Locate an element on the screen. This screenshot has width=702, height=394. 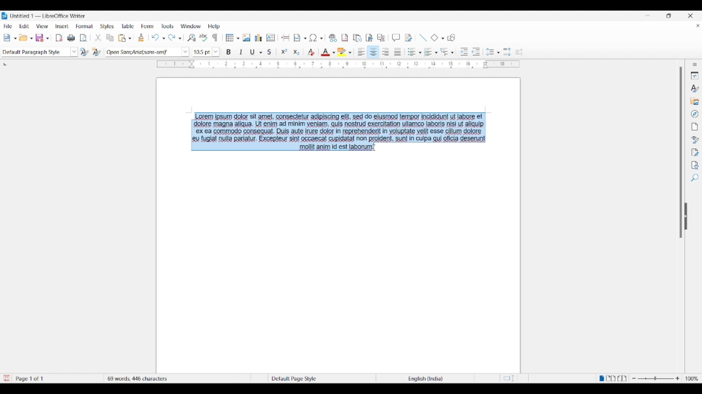
Selected color for highlighting color is located at coordinates (342, 51).